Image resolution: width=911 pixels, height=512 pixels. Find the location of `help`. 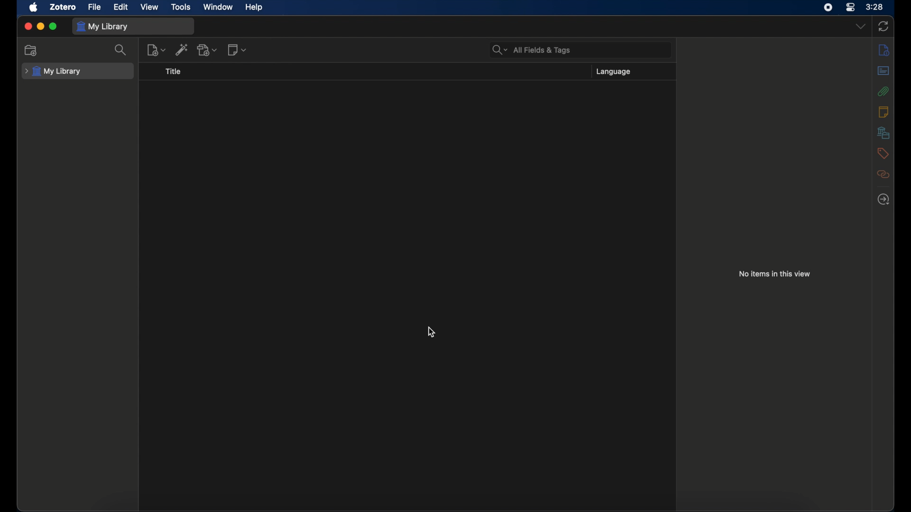

help is located at coordinates (254, 8).